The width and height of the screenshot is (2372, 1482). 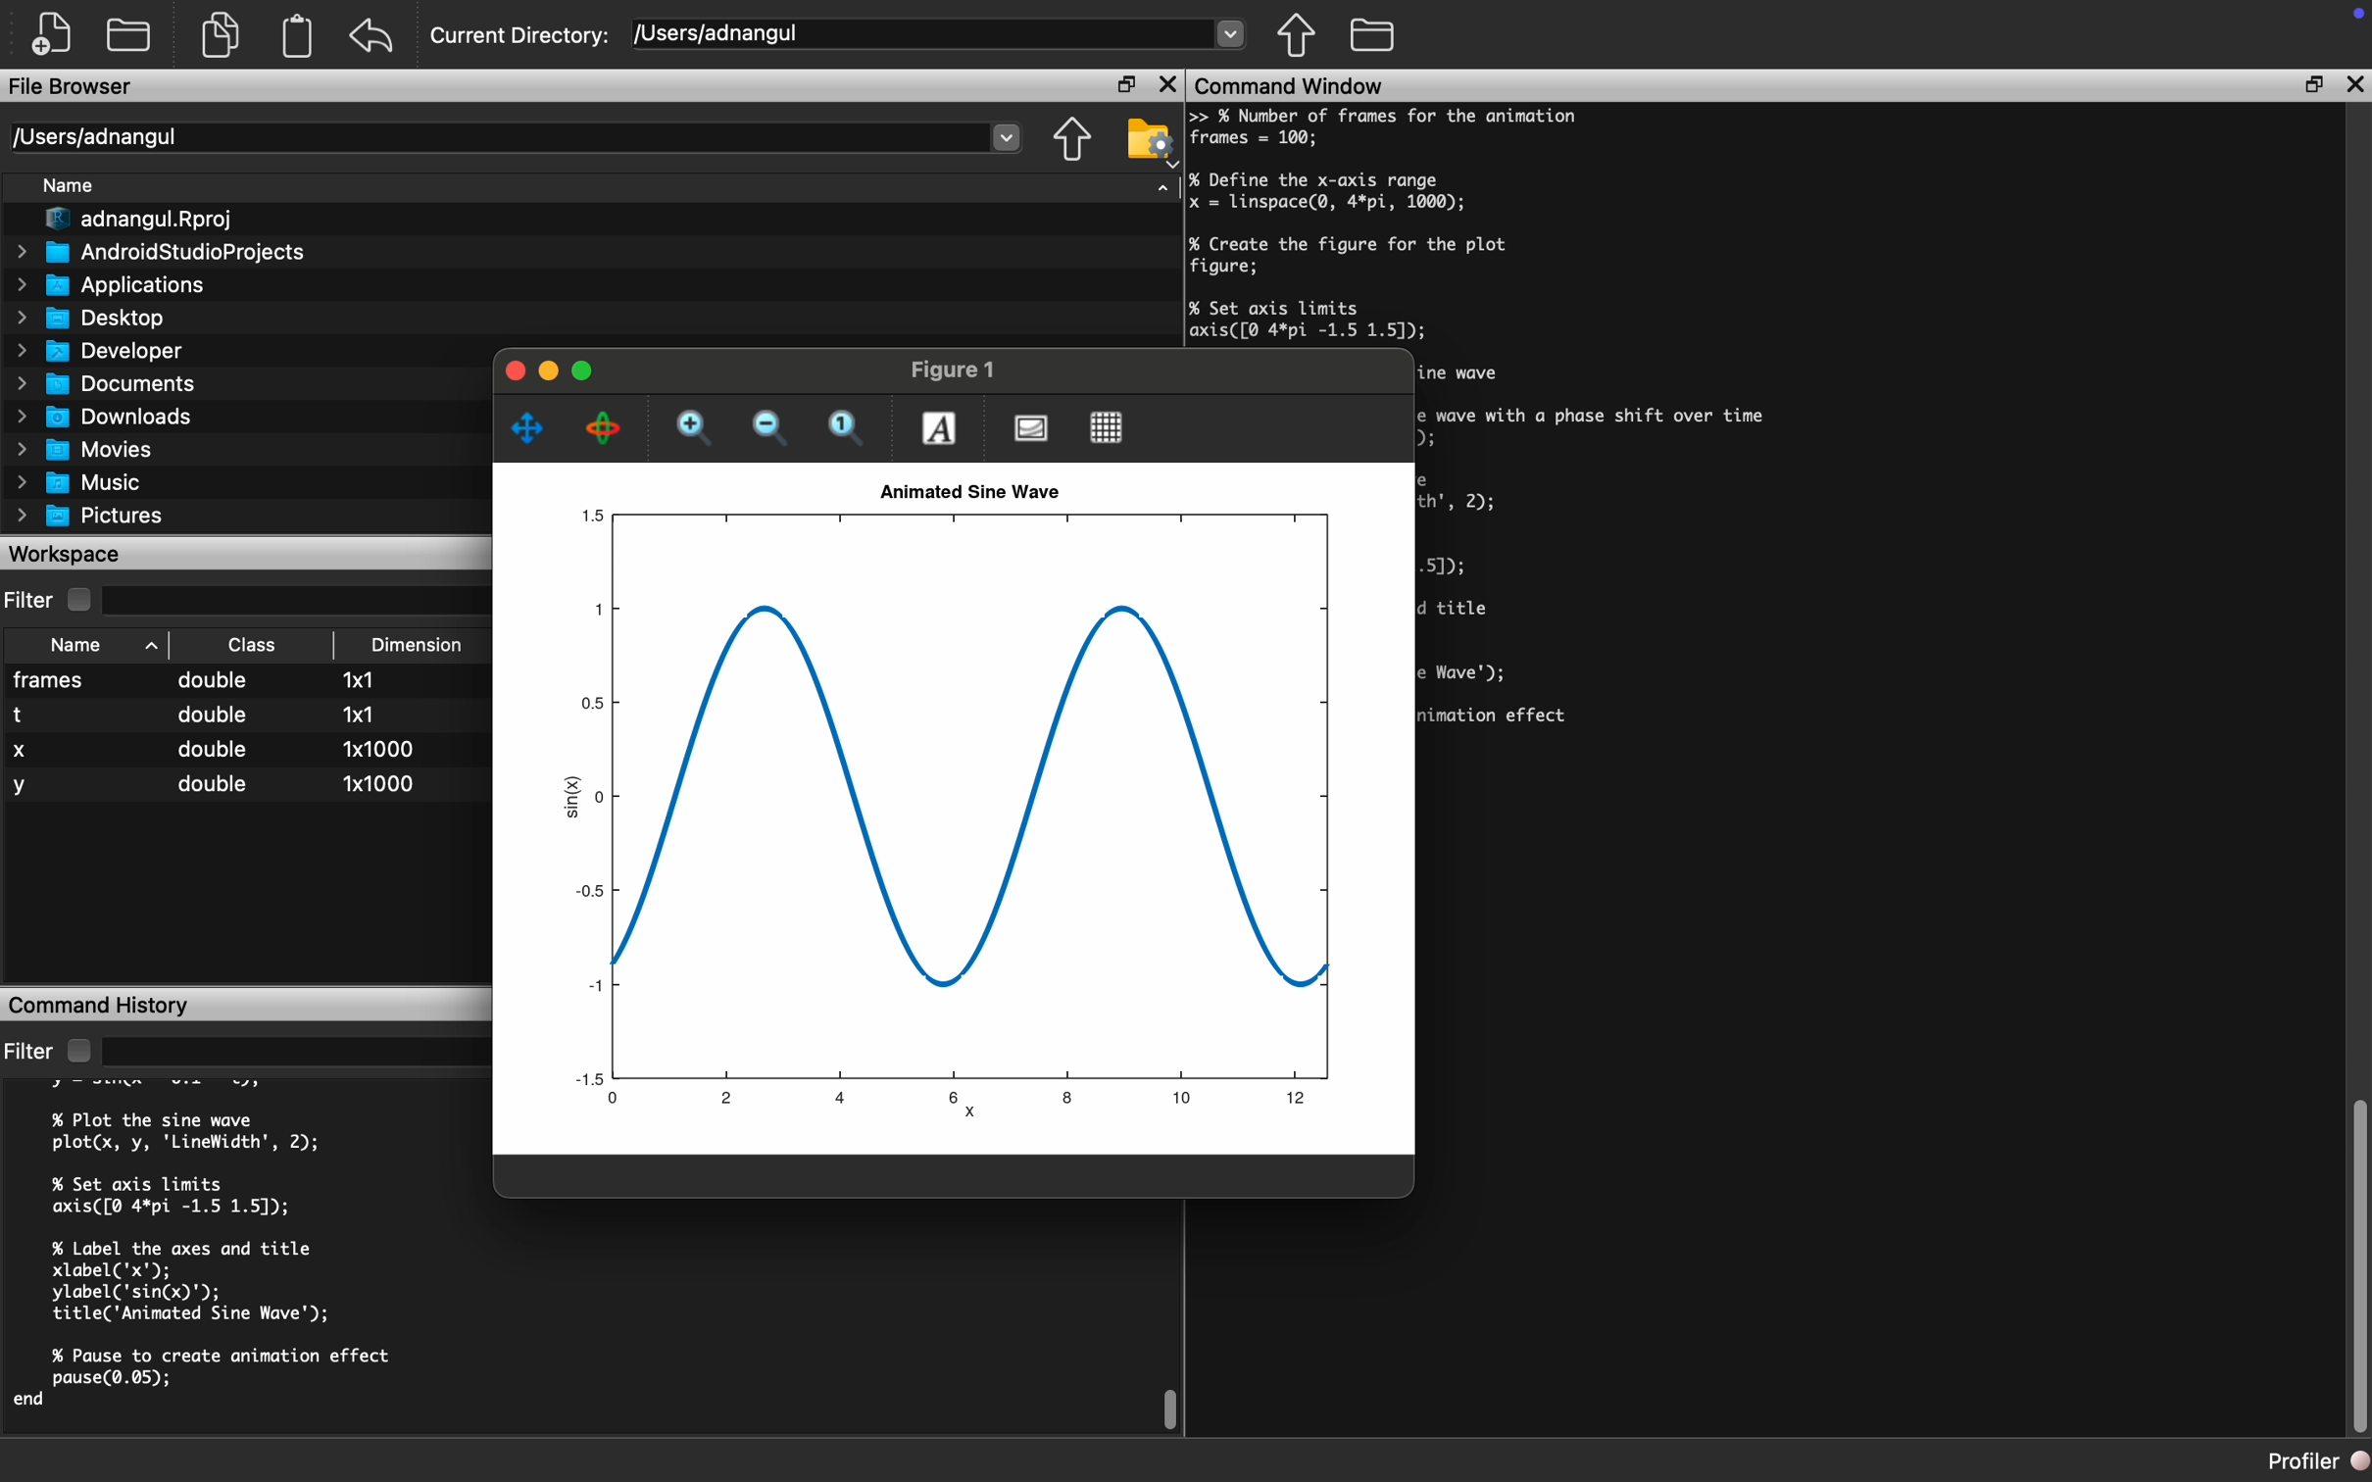 What do you see at coordinates (216, 682) in the screenshot?
I see `double` at bounding box center [216, 682].